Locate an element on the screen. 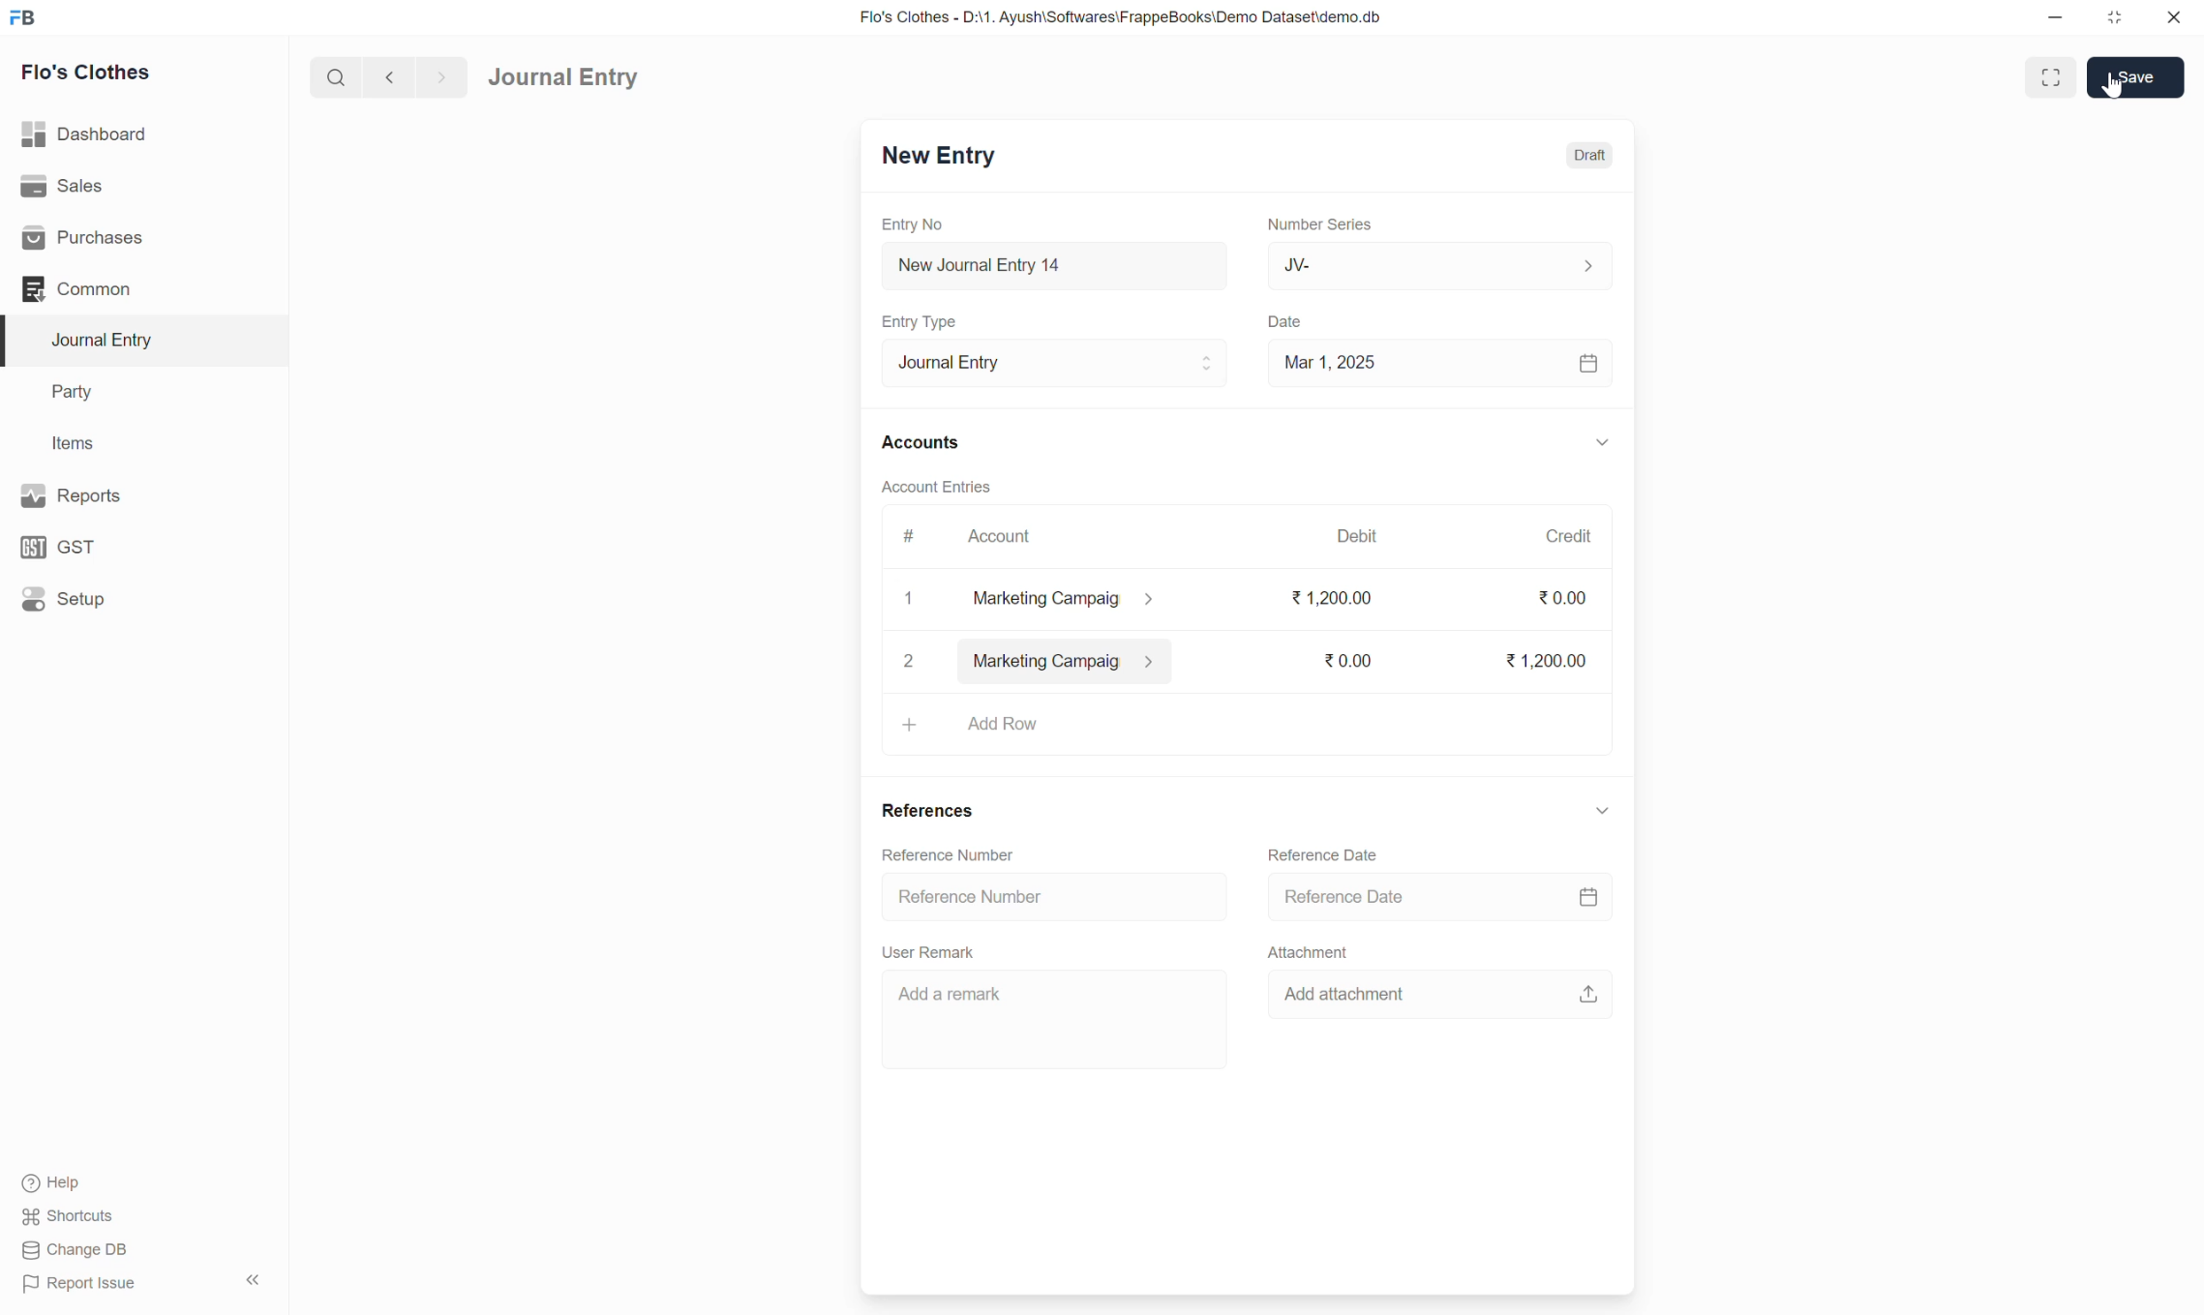 The image size is (2204, 1315). Account Entries is located at coordinates (938, 485).